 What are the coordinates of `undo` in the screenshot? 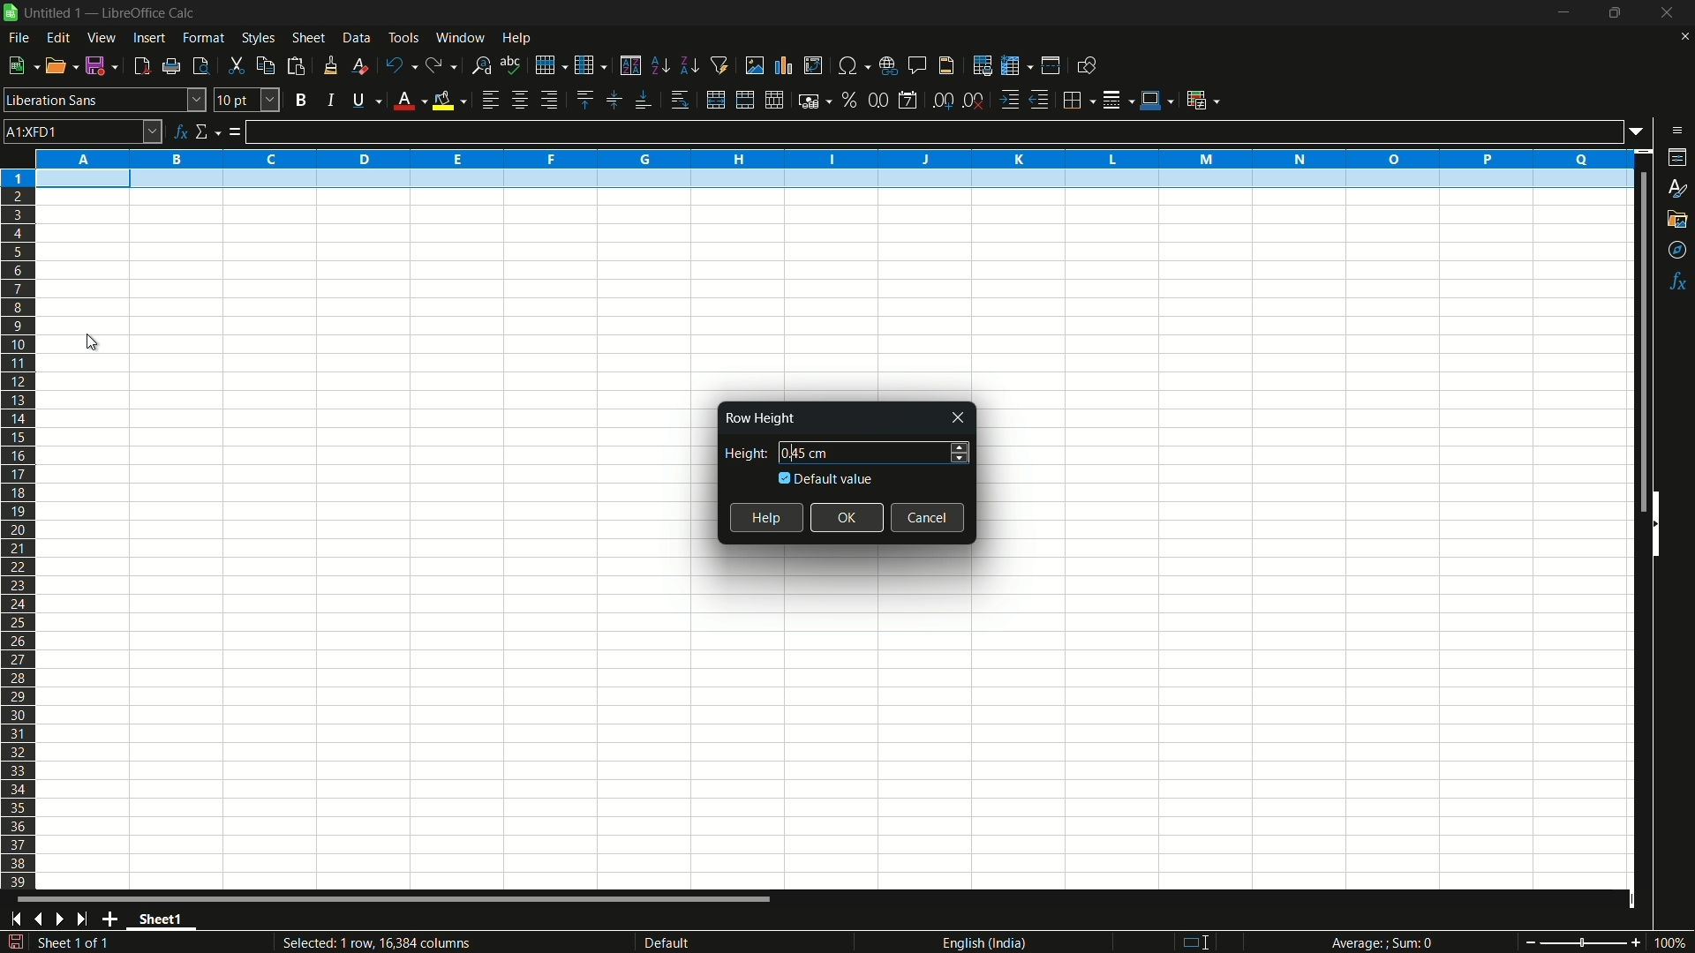 It's located at (397, 64).